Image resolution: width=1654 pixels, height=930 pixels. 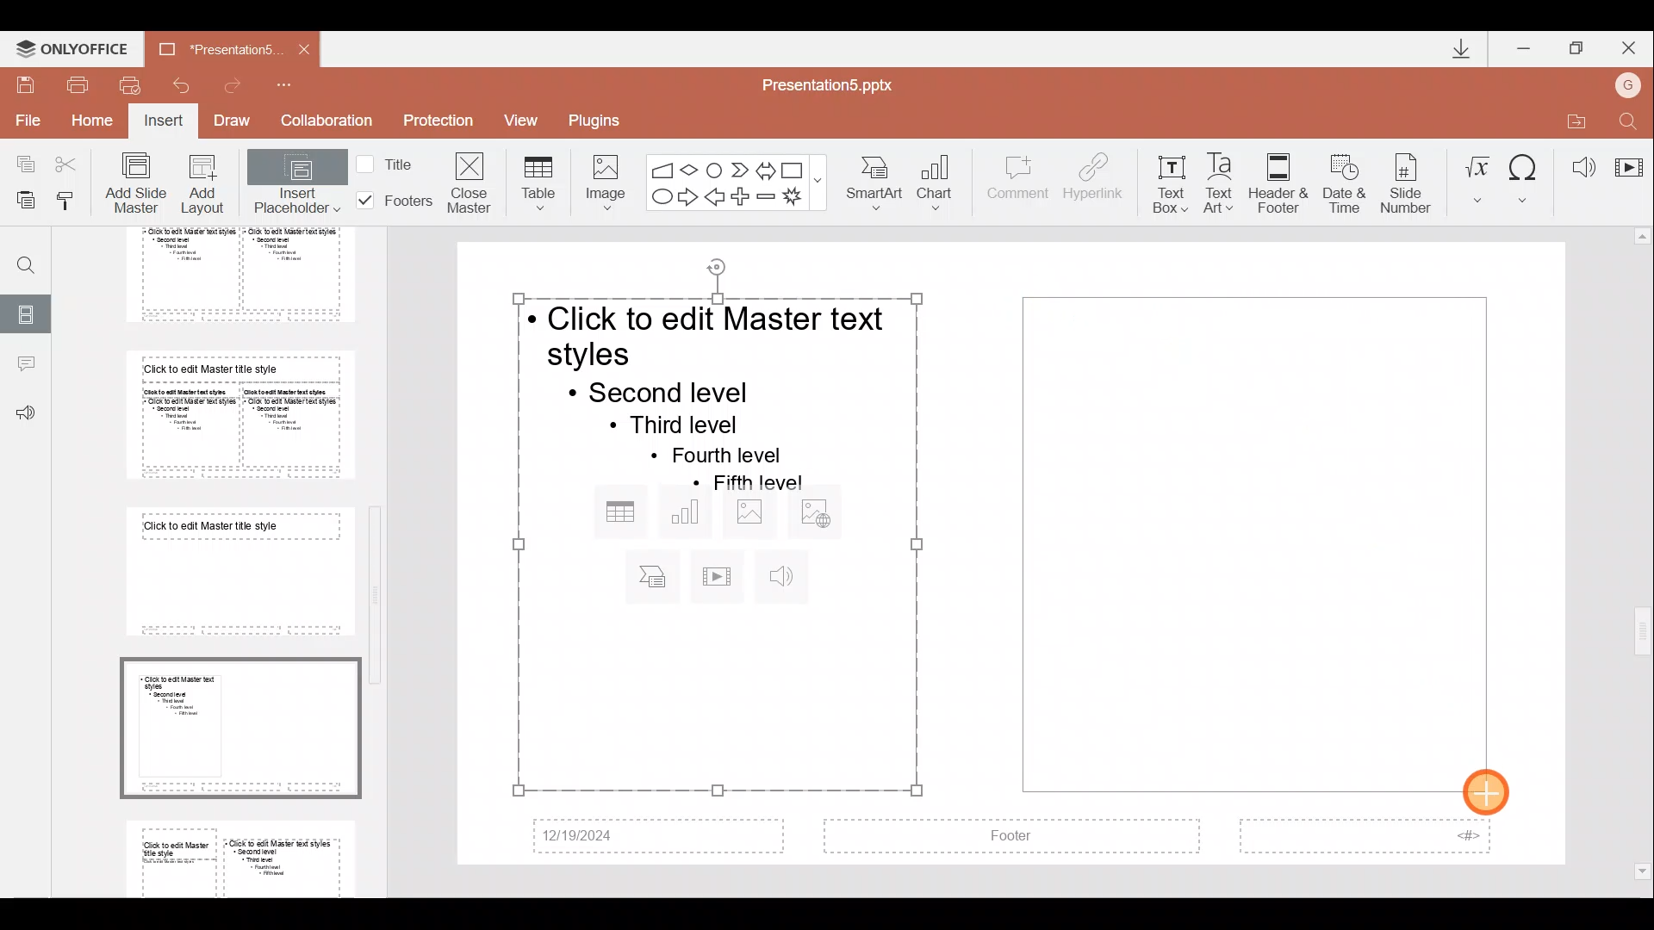 I want to click on Title, so click(x=389, y=163).